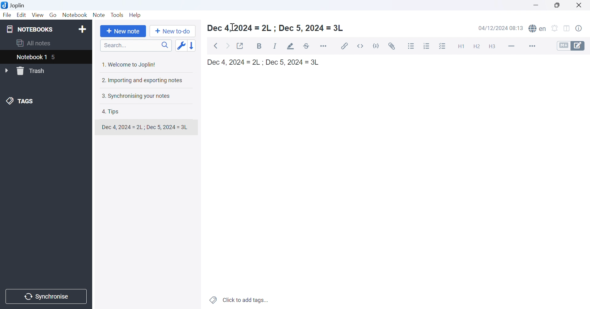 The height and width of the screenshot is (309, 590). What do you see at coordinates (172, 32) in the screenshot?
I see `New to-do` at bounding box center [172, 32].